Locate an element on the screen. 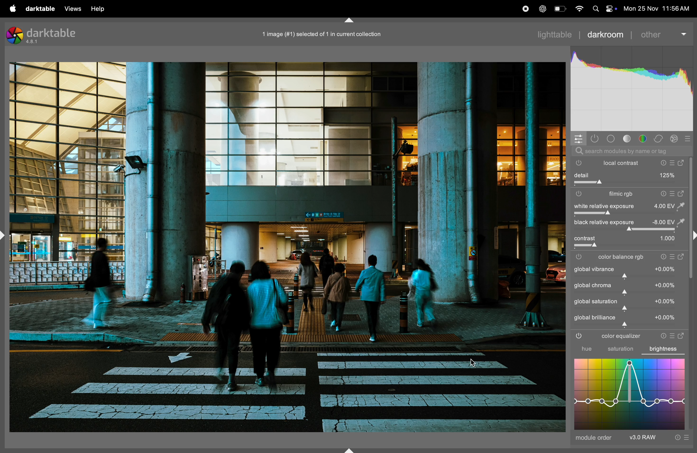 This screenshot has width=697, height=453. slider is located at coordinates (631, 276).